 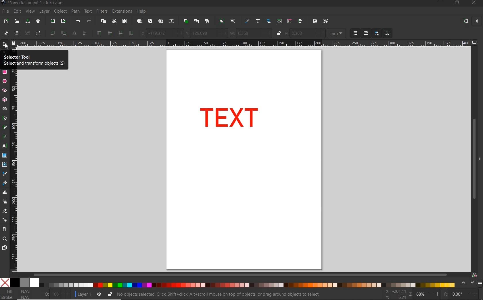 I want to click on OPEN PREFERENCES, so click(x=326, y=21).